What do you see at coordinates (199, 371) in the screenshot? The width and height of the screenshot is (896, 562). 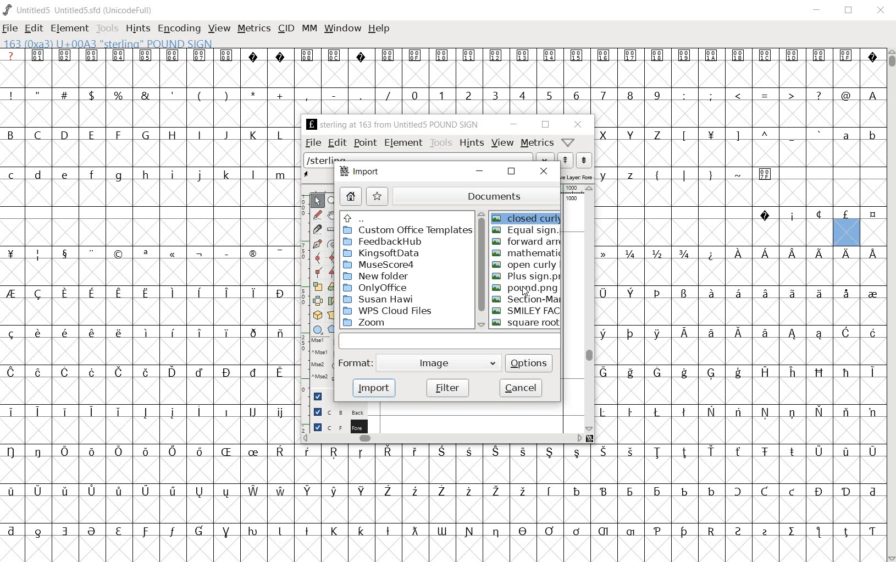 I see `Symbol` at bounding box center [199, 371].